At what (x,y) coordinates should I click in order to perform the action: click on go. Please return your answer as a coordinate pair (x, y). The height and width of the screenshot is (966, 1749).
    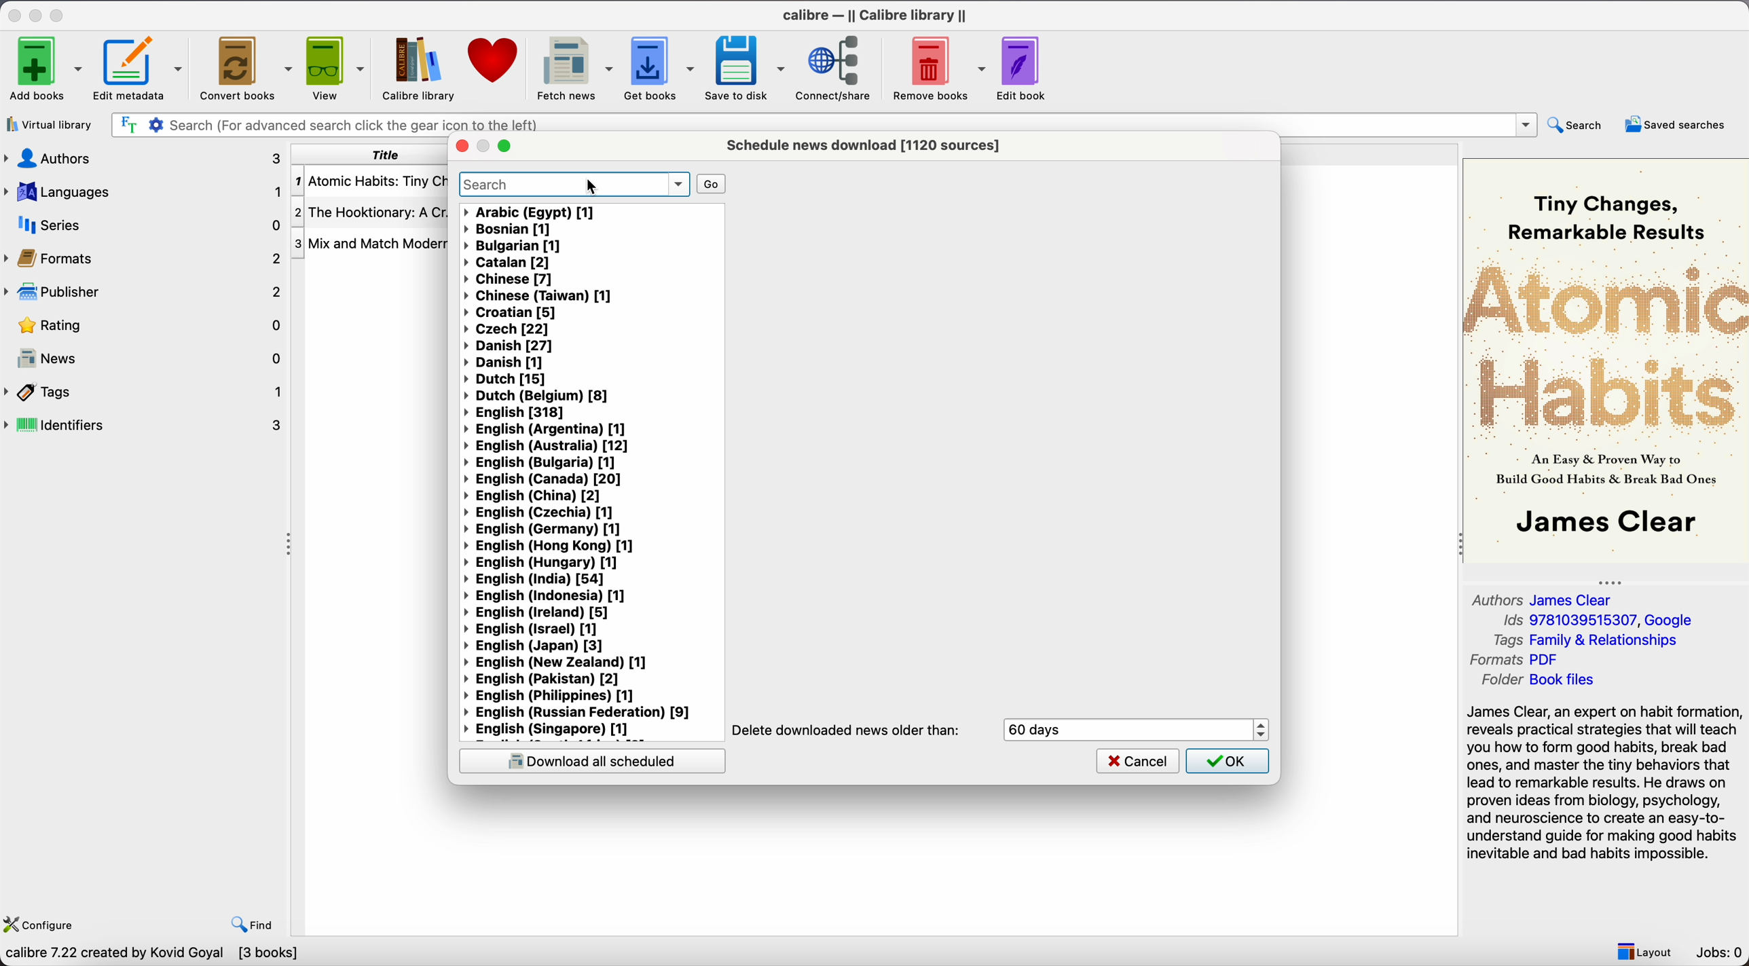
    Looking at the image, I should click on (710, 183).